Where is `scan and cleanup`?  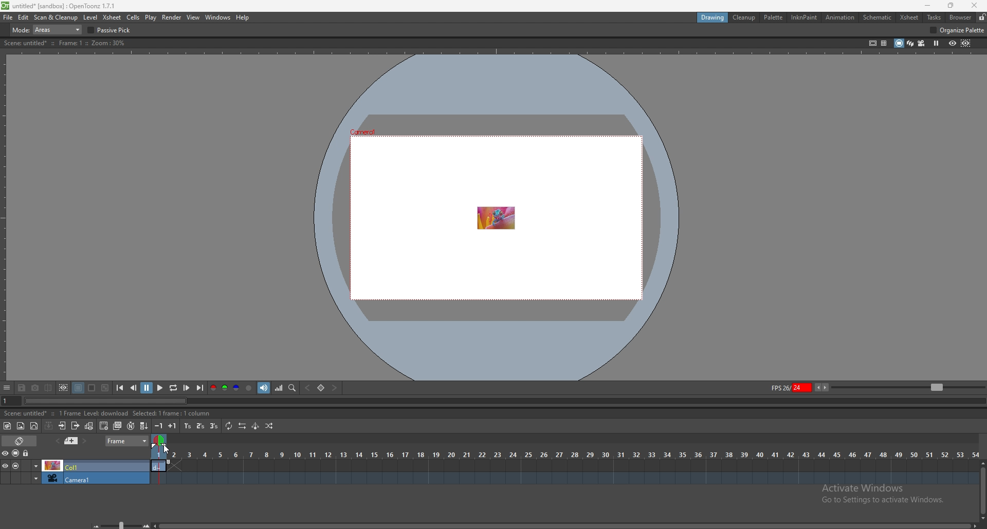 scan and cleanup is located at coordinates (57, 17).